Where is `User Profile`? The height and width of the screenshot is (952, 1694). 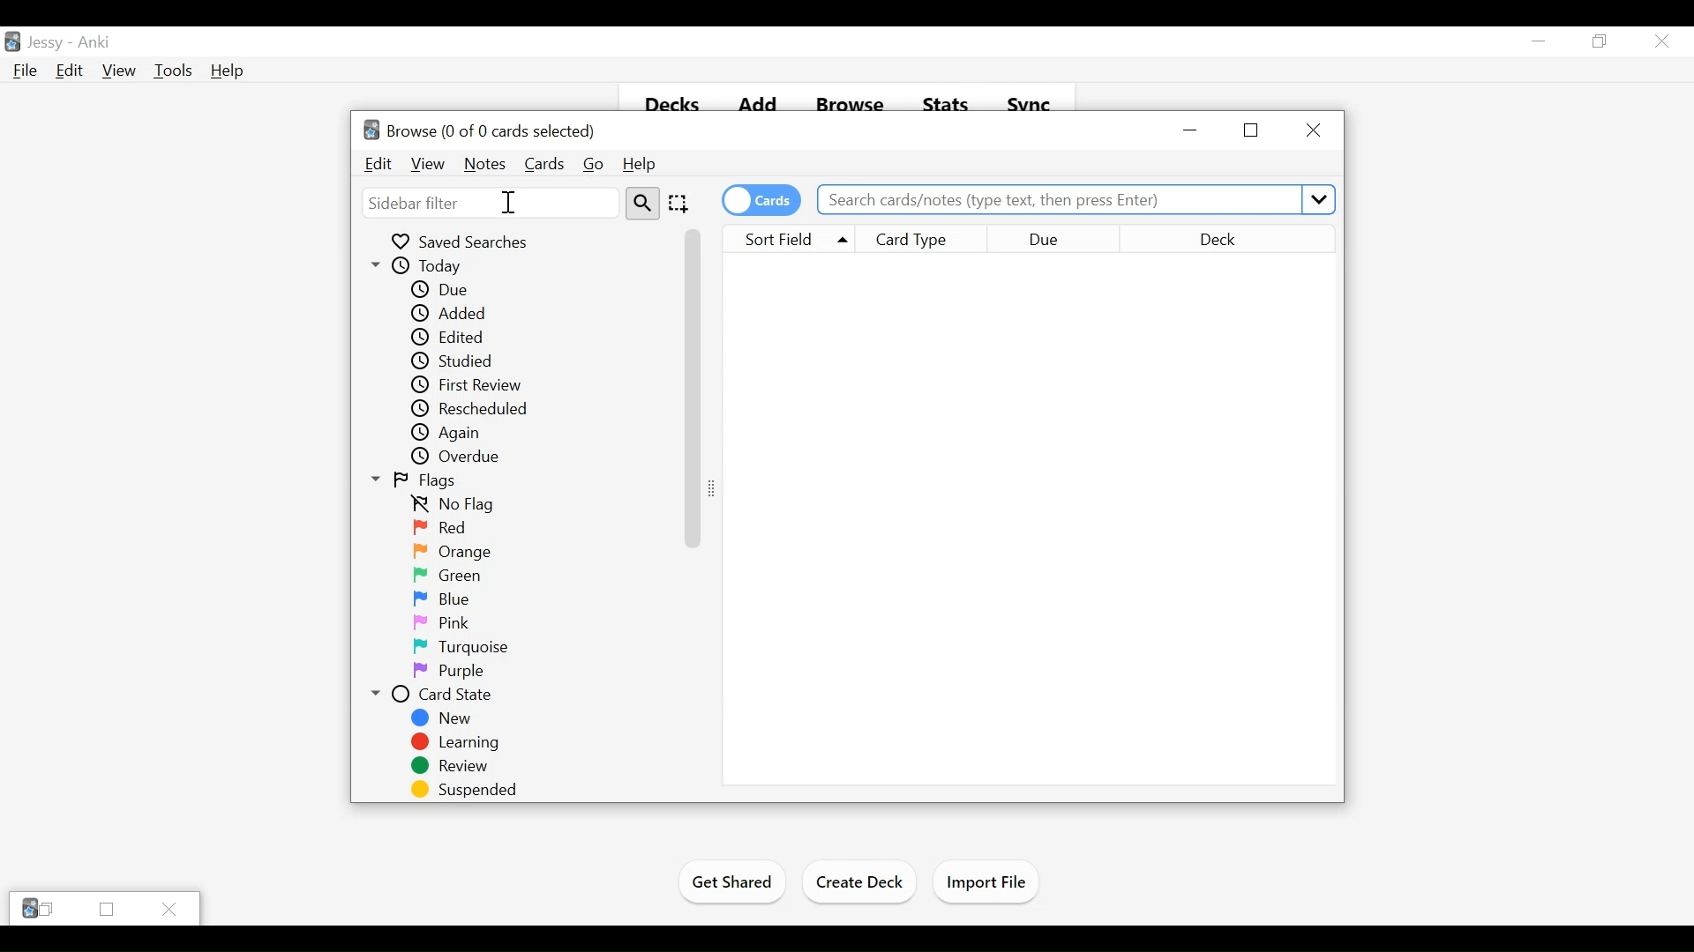
User Profile is located at coordinates (45, 44).